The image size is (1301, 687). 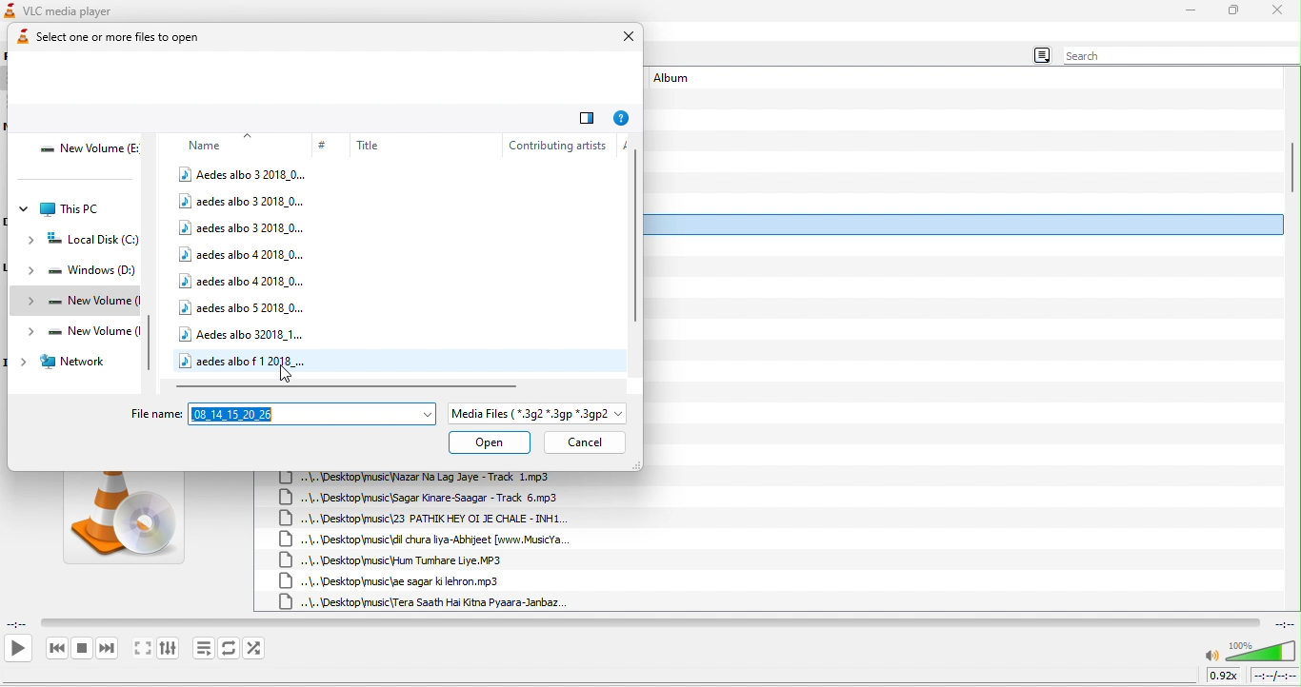 I want to click on vertical scroll bar, so click(x=1291, y=167).